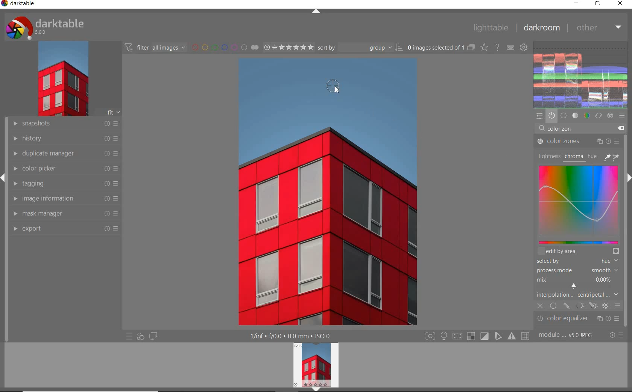 This screenshot has width=632, height=392. Describe the element at coordinates (331, 86) in the screenshot. I see `PICKER TOOL ADDED` at that location.